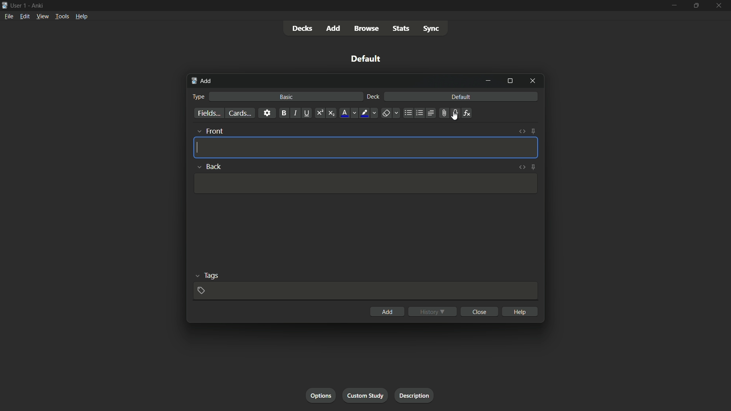 Image resolution: width=731 pixels, height=411 pixels. What do you see at coordinates (62, 17) in the screenshot?
I see `tools menu` at bounding box center [62, 17].